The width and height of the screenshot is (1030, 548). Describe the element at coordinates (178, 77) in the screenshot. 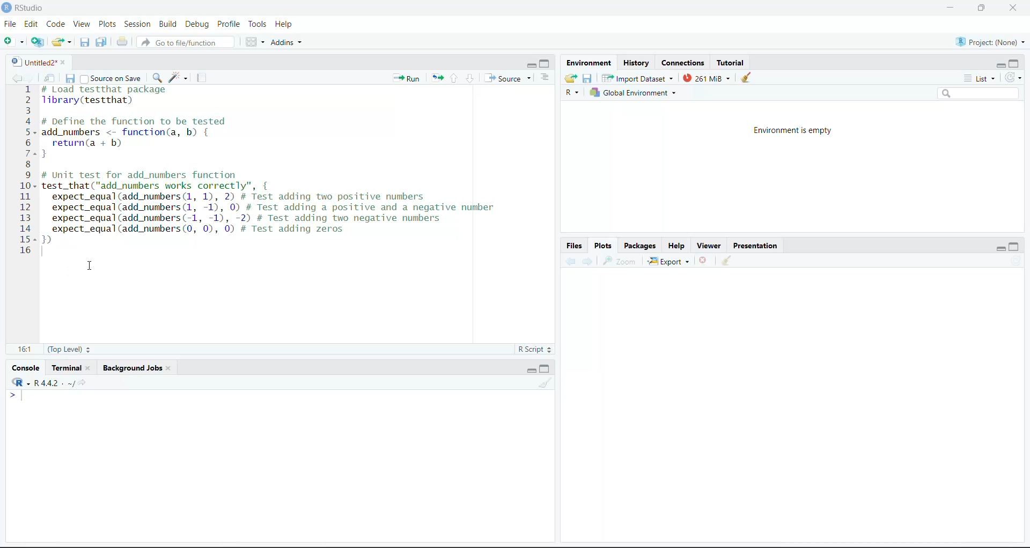

I see `code tools` at that location.